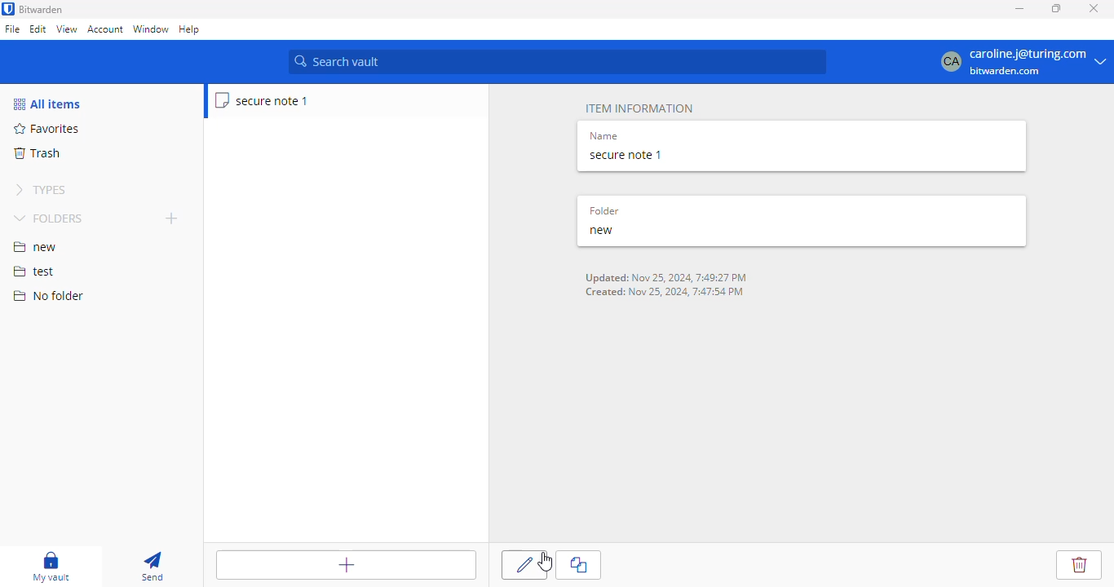 The height and width of the screenshot is (587, 1114). Describe the element at coordinates (604, 210) in the screenshot. I see `folder` at that location.